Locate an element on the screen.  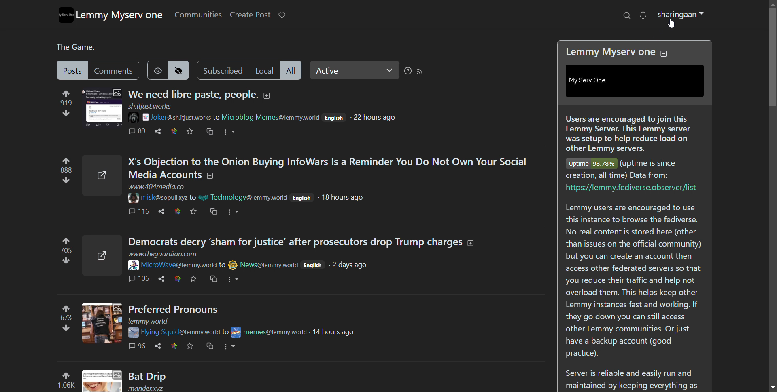
poster username is located at coordinates (269, 265).